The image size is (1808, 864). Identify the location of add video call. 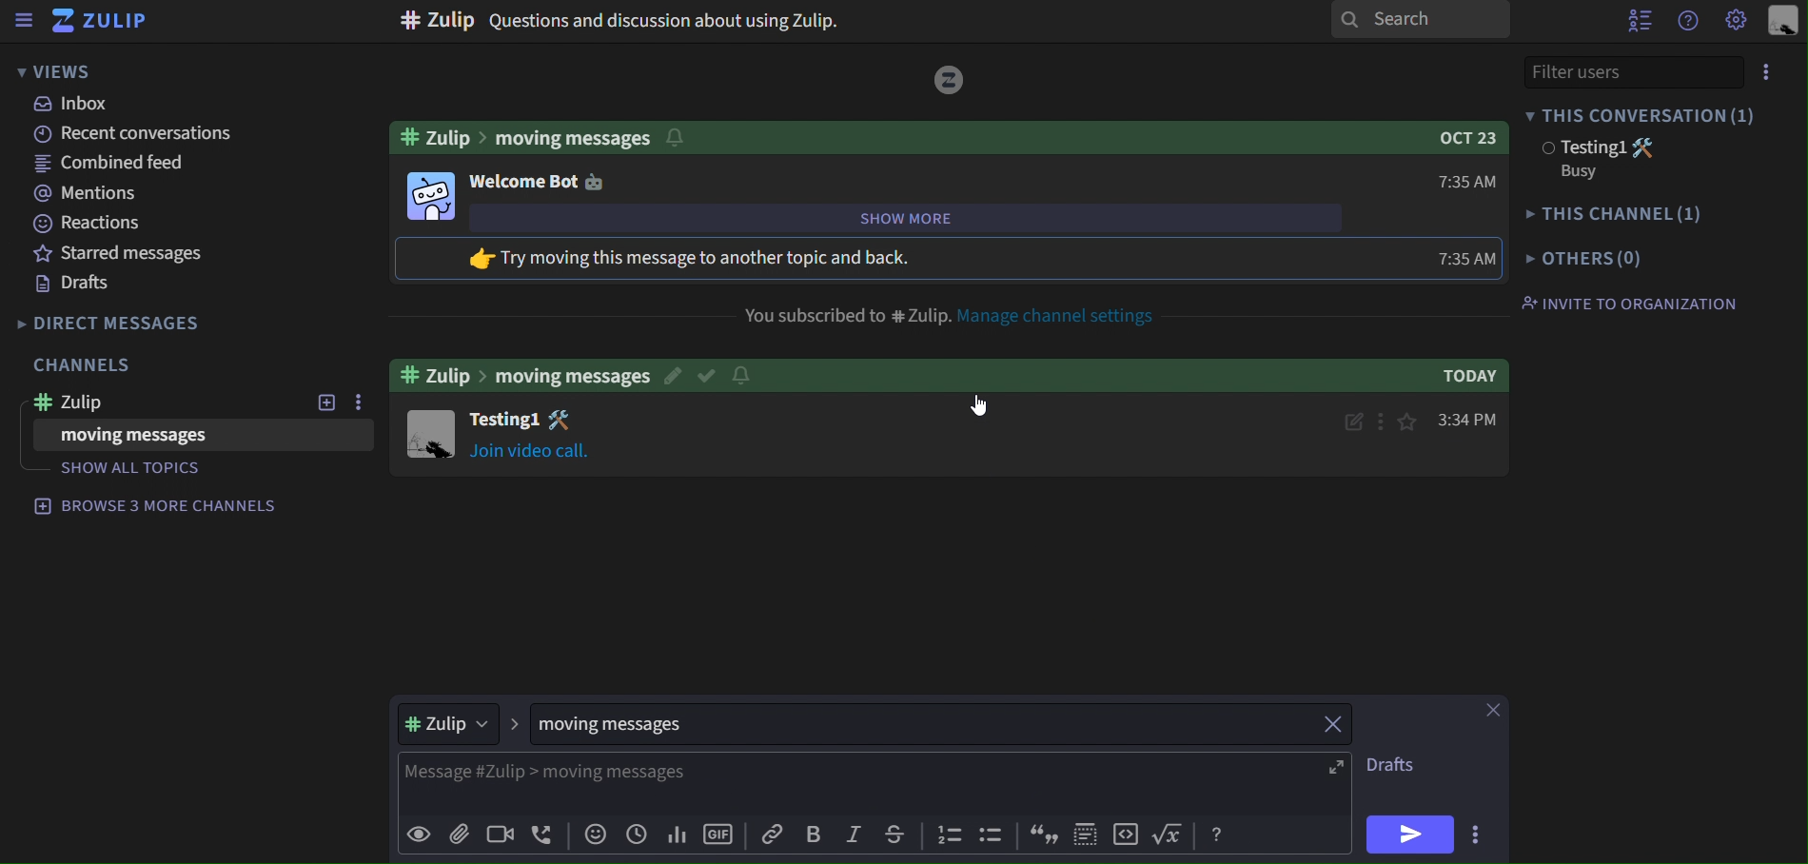
(499, 834).